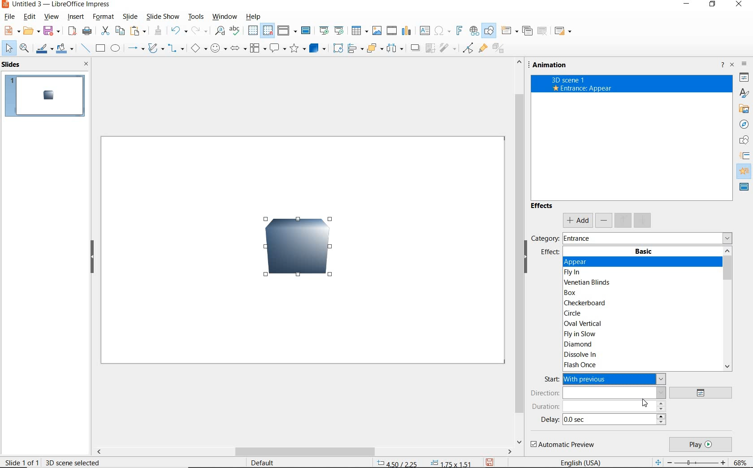  Describe the element at coordinates (745, 65) in the screenshot. I see `SIDEBAR SETTINGS` at that location.